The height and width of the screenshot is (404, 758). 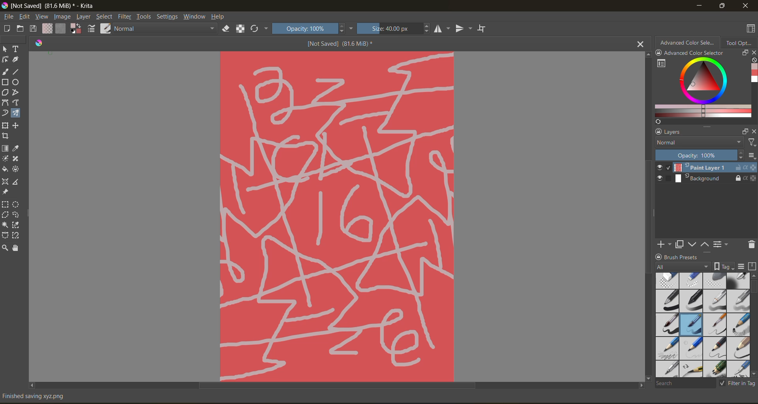 What do you see at coordinates (393, 28) in the screenshot?
I see `size` at bounding box center [393, 28].